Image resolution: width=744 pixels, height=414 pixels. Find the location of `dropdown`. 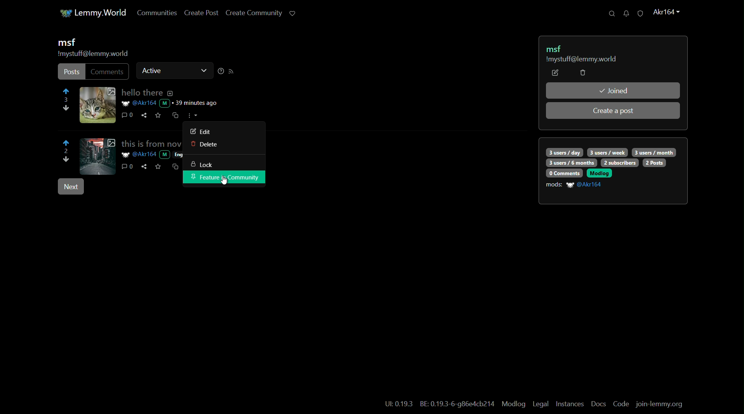

dropdown is located at coordinates (203, 71).